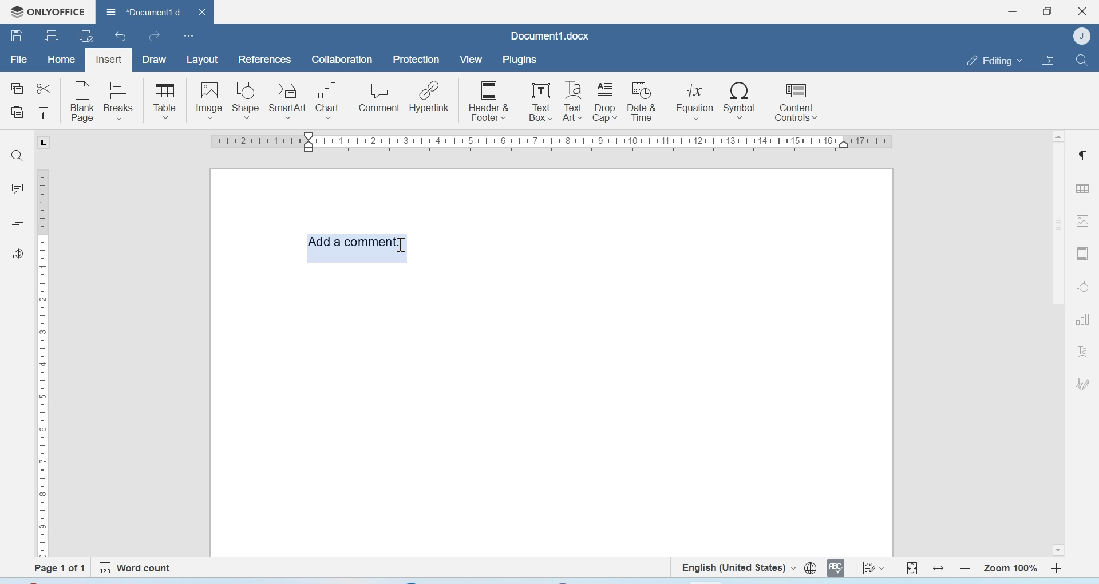 The image size is (1099, 584). What do you see at coordinates (642, 101) in the screenshot?
I see `Date & Time` at bounding box center [642, 101].